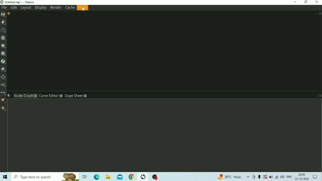  What do you see at coordinates (9, 96) in the screenshot?
I see `Script name` at bounding box center [9, 96].